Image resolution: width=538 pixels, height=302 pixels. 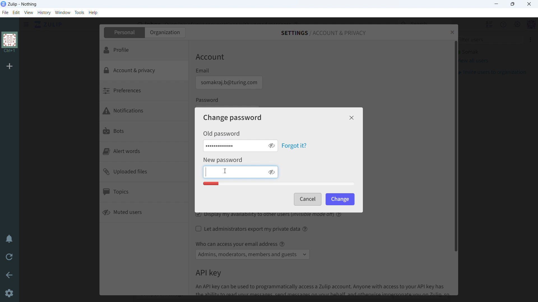 I want to click on settings/account & privacy, so click(x=324, y=33).